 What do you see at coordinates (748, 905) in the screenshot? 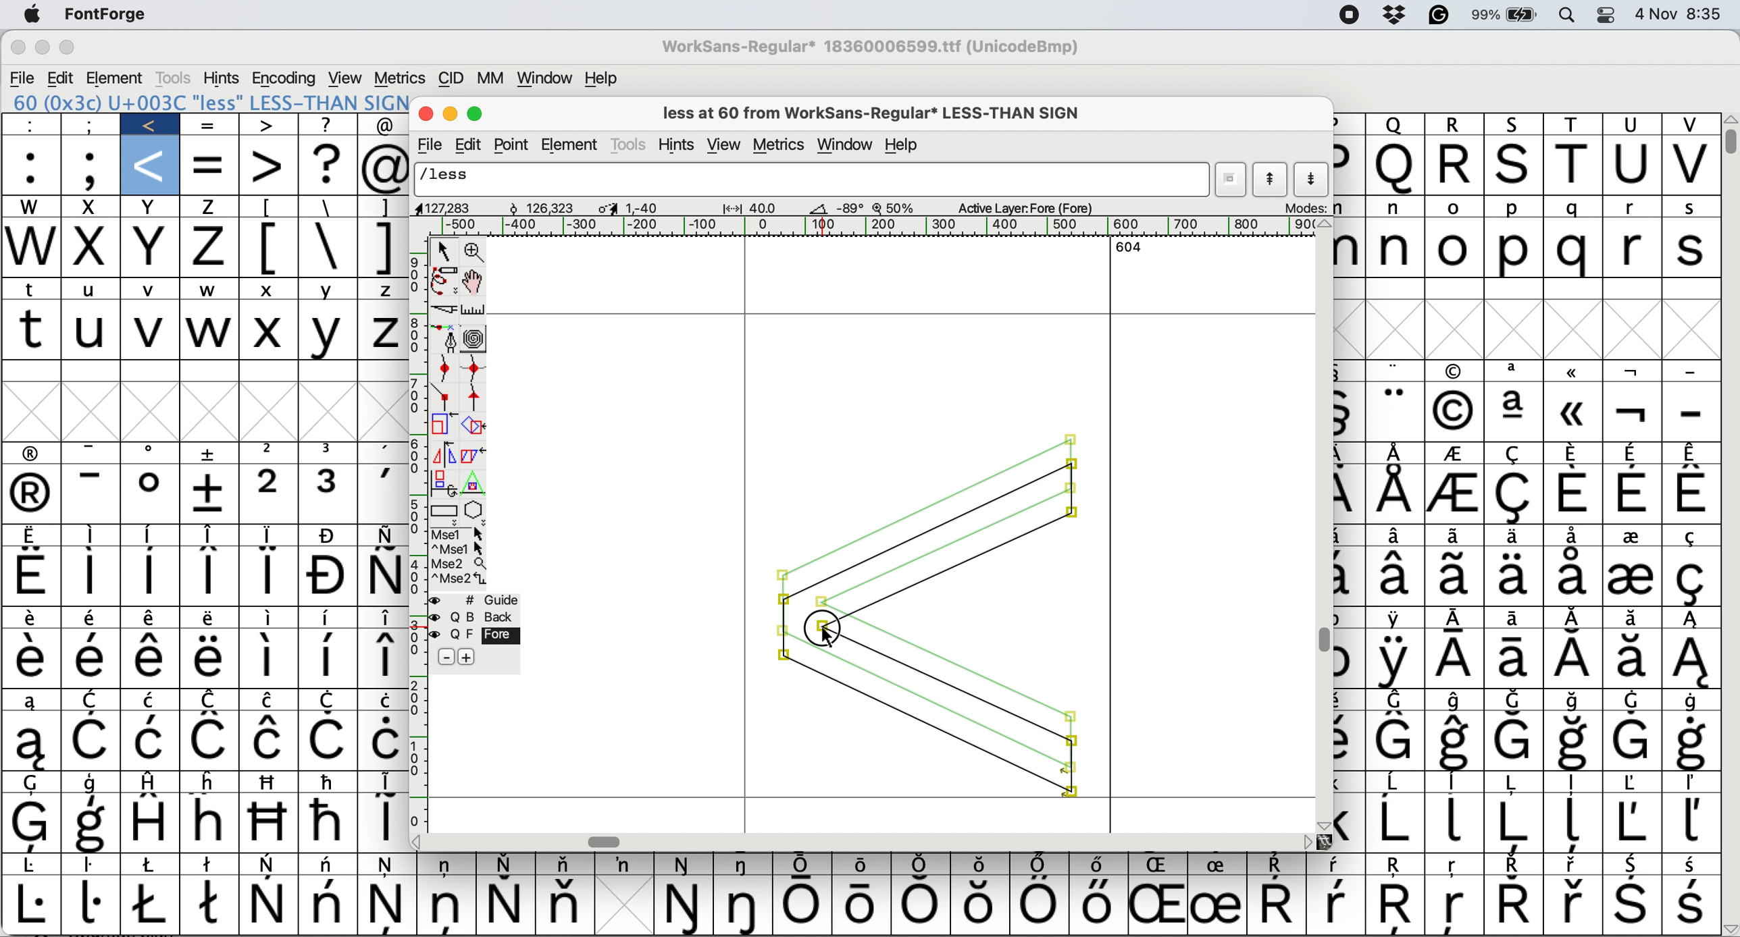
I see `Symbol` at bounding box center [748, 905].